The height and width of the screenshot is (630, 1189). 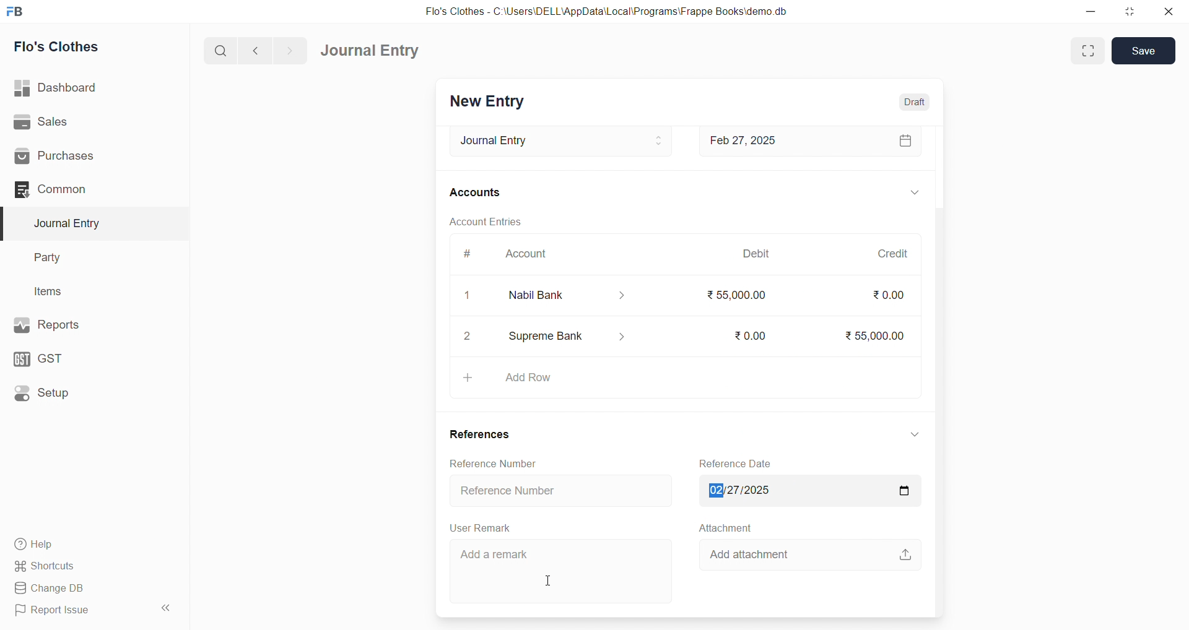 What do you see at coordinates (477, 194) in the screenshot?
I see `Accounts` at bounding box center [477, 194].